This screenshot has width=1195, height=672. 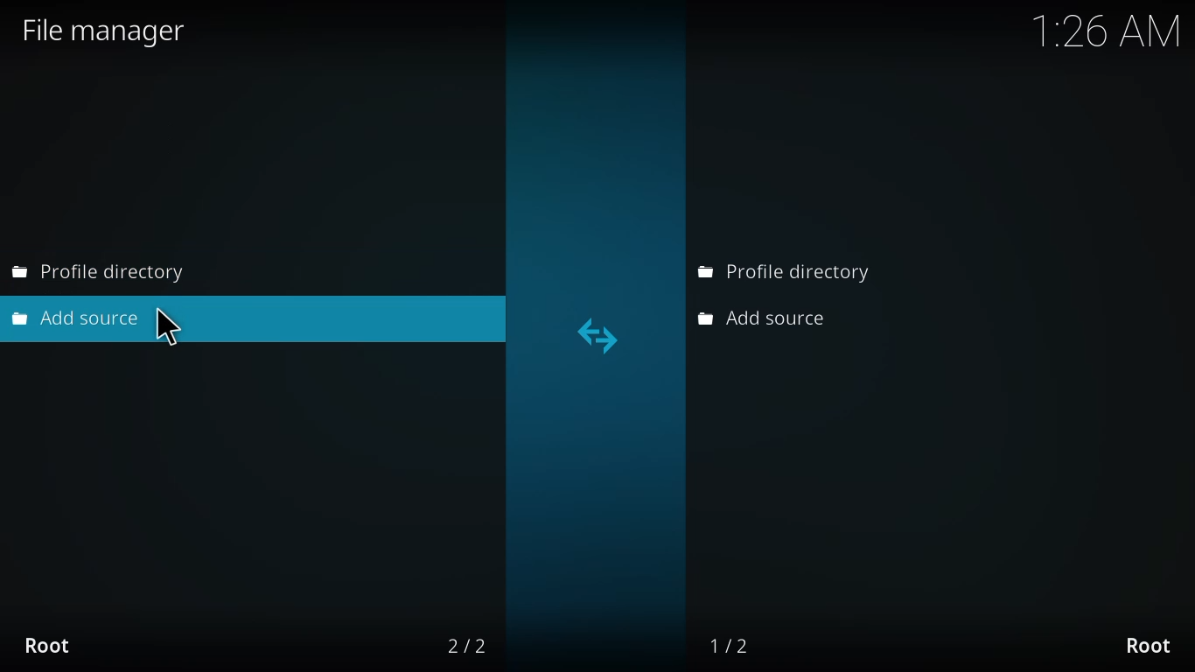 What do you see at coordinates (99, 273) in the screenshot?
I see `profile directory` at bounding box center [99, 273].